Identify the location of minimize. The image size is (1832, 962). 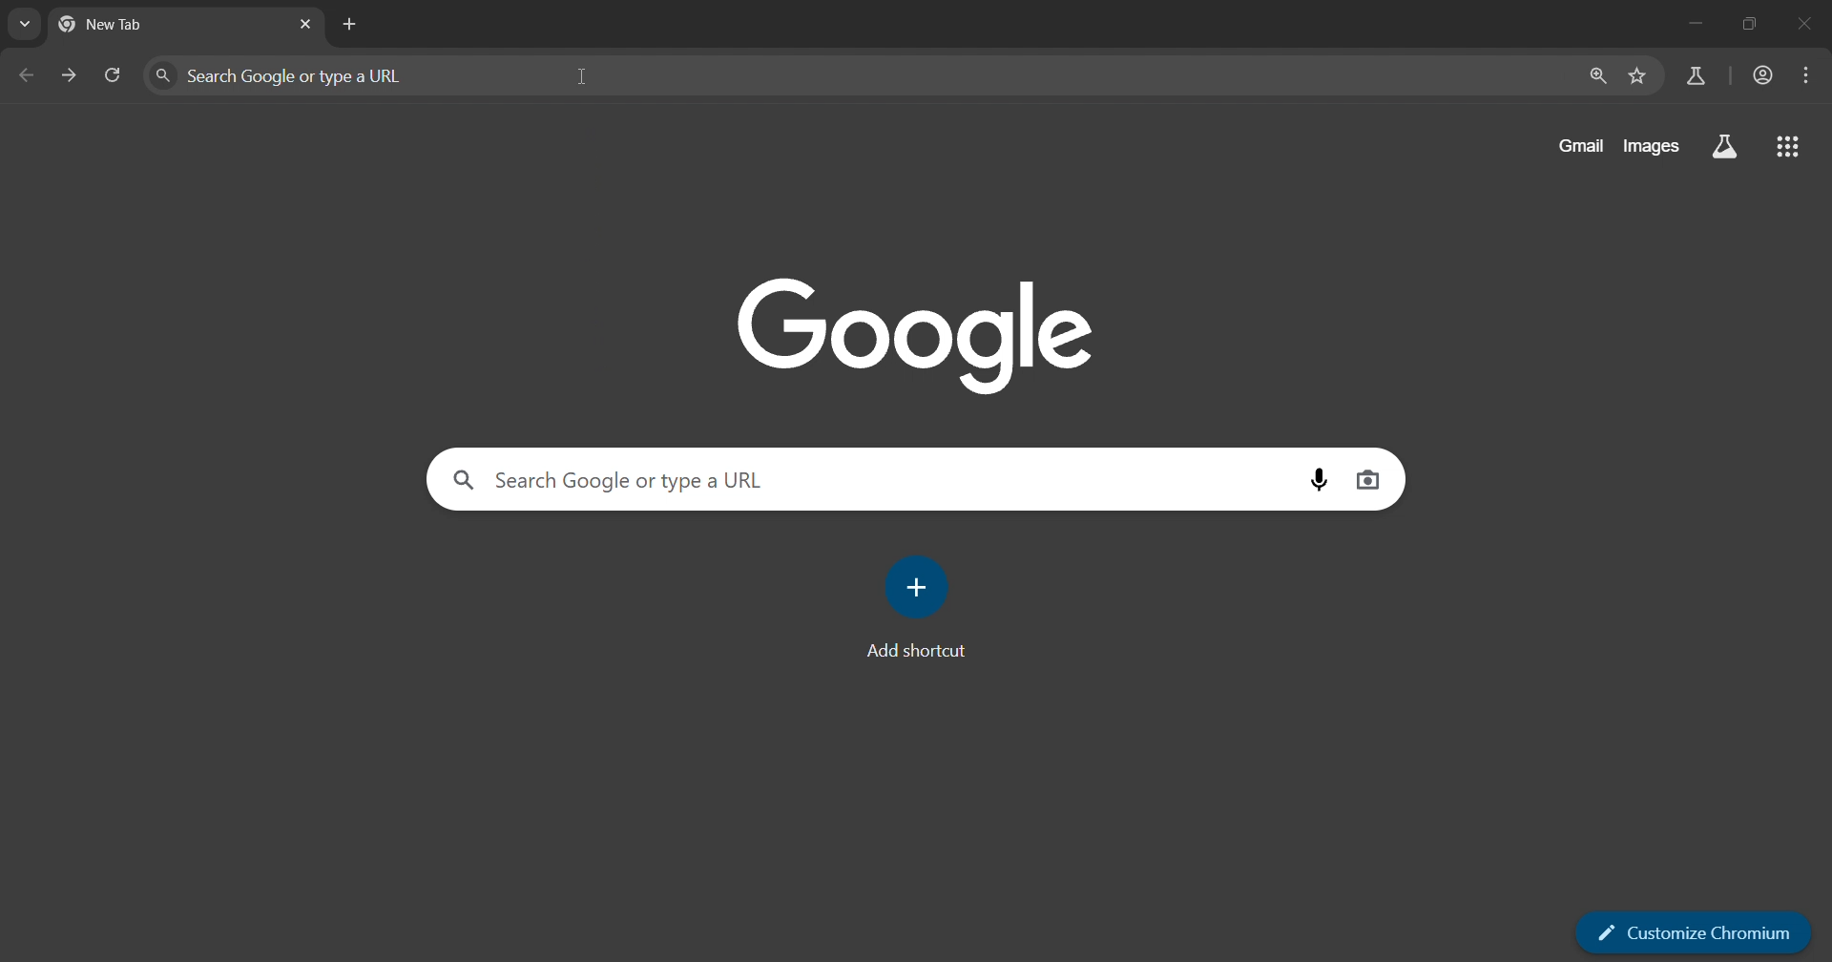
(1690, 24).